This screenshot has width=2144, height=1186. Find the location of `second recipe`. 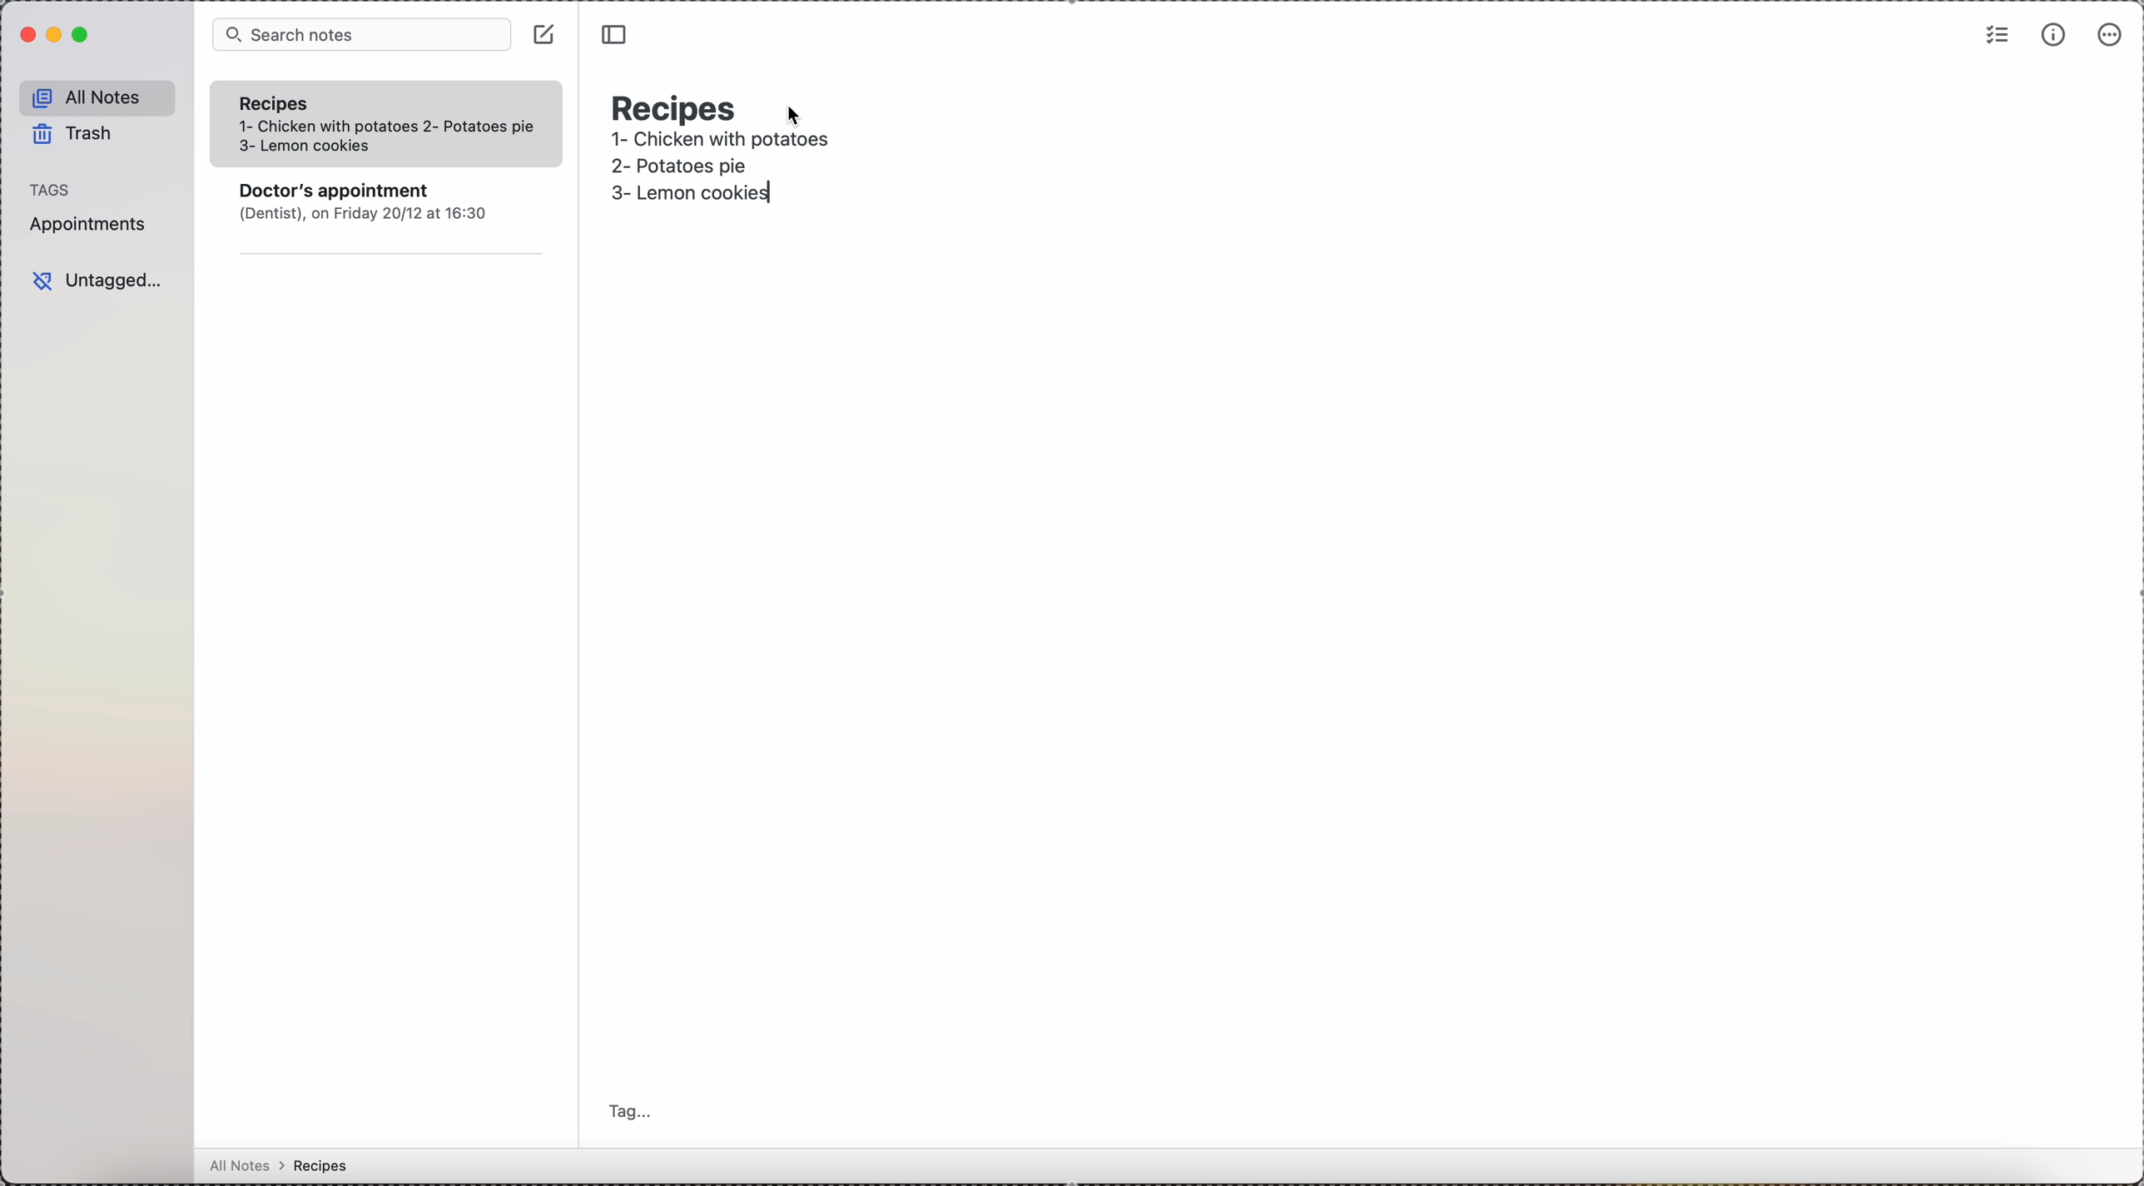

second recipe is located at coordinates (685, 163).